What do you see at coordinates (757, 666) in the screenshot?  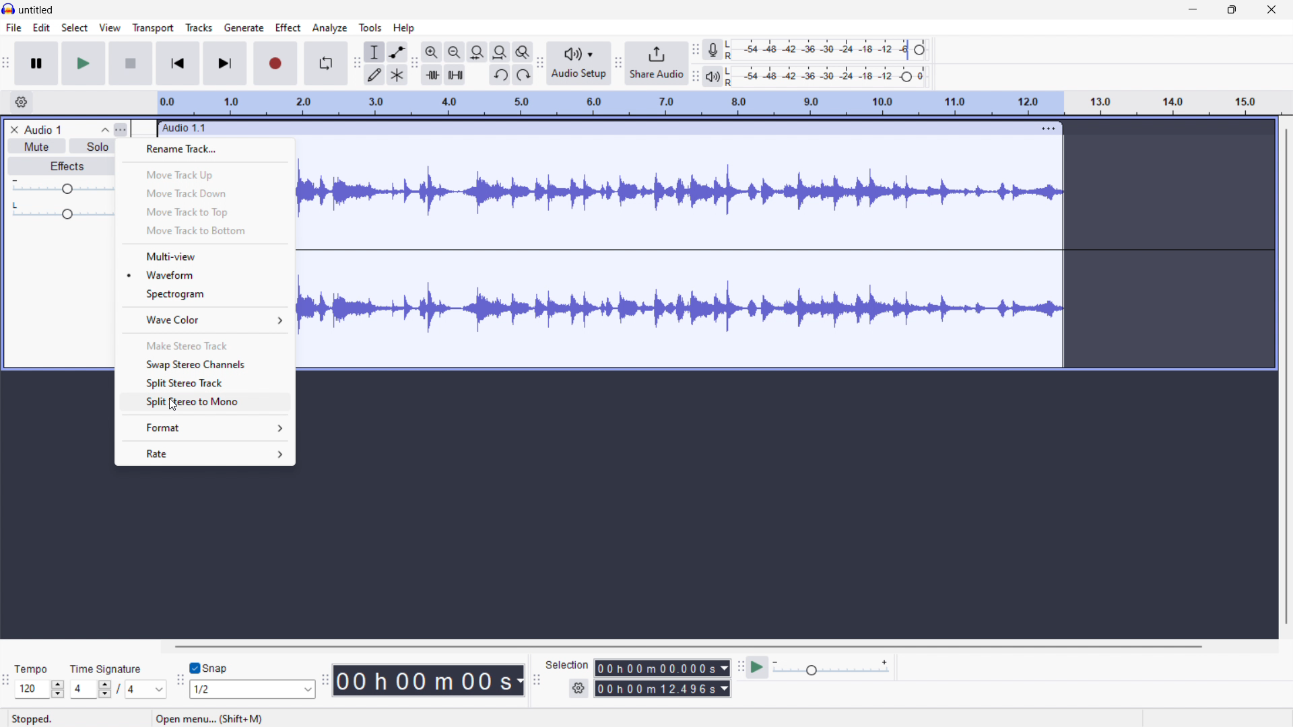 I see `play at speed ` at bounding box center [757, 666].